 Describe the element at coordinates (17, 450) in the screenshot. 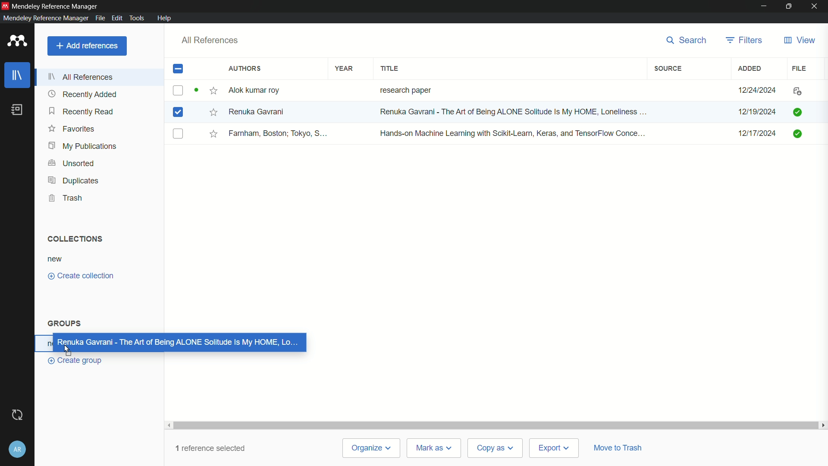

I see `account and help` at that location.